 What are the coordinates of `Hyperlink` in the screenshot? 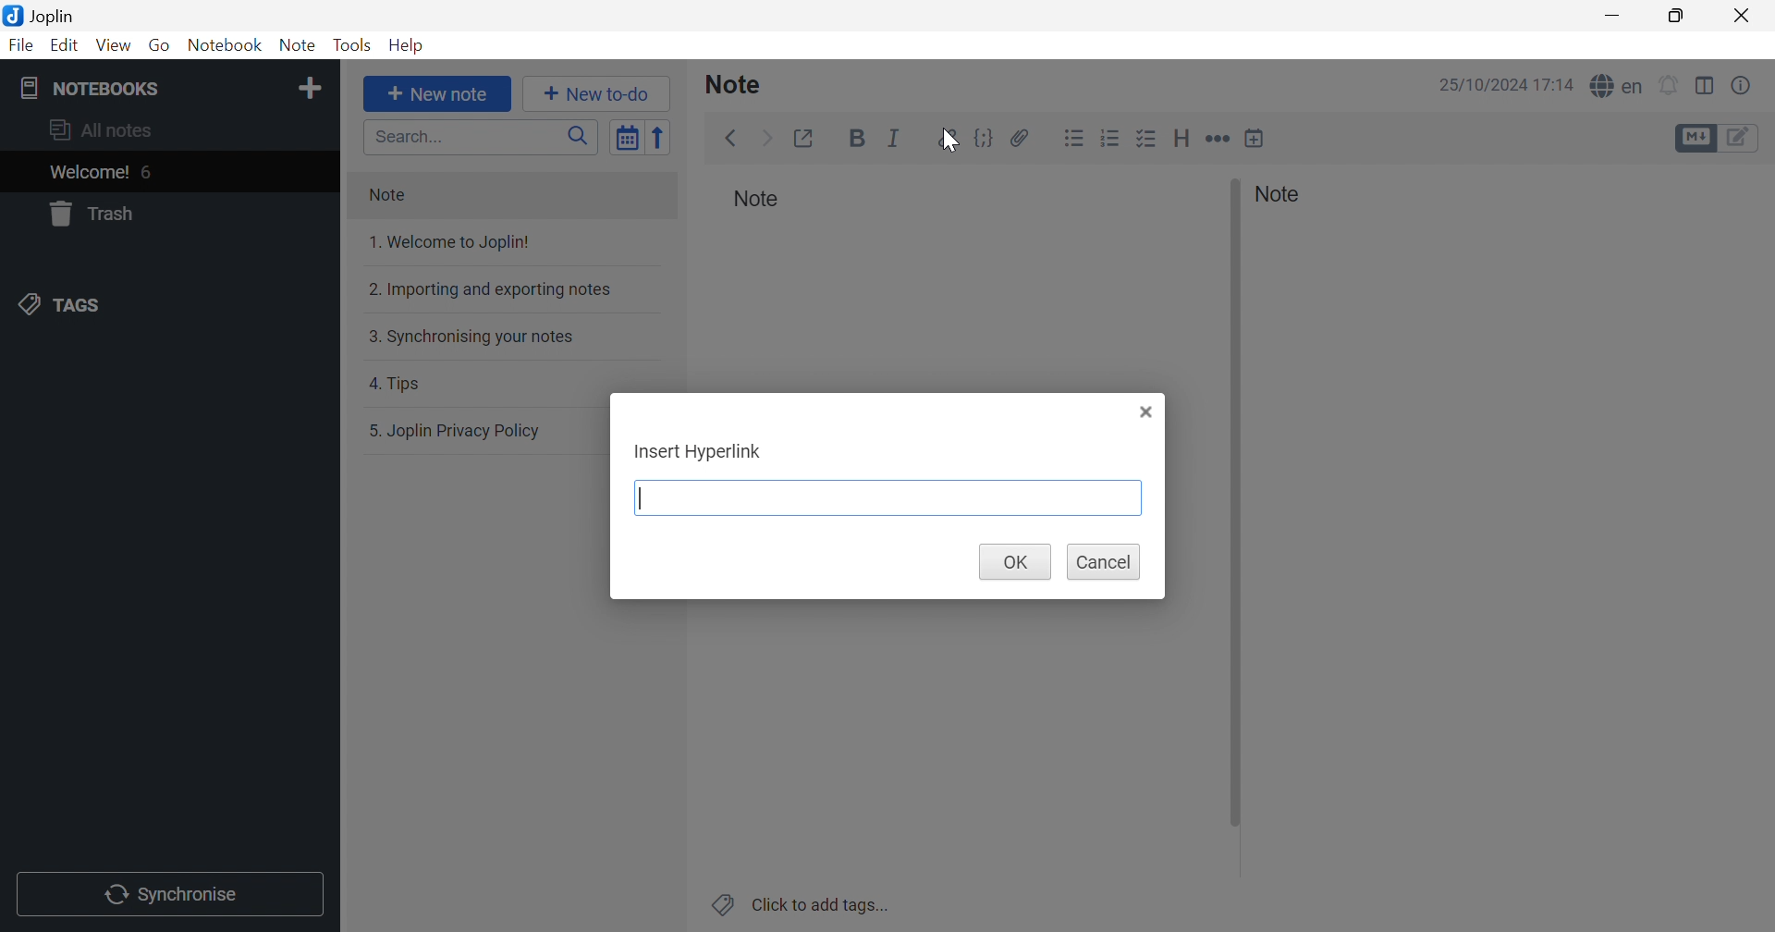 It's located at (943, 137).